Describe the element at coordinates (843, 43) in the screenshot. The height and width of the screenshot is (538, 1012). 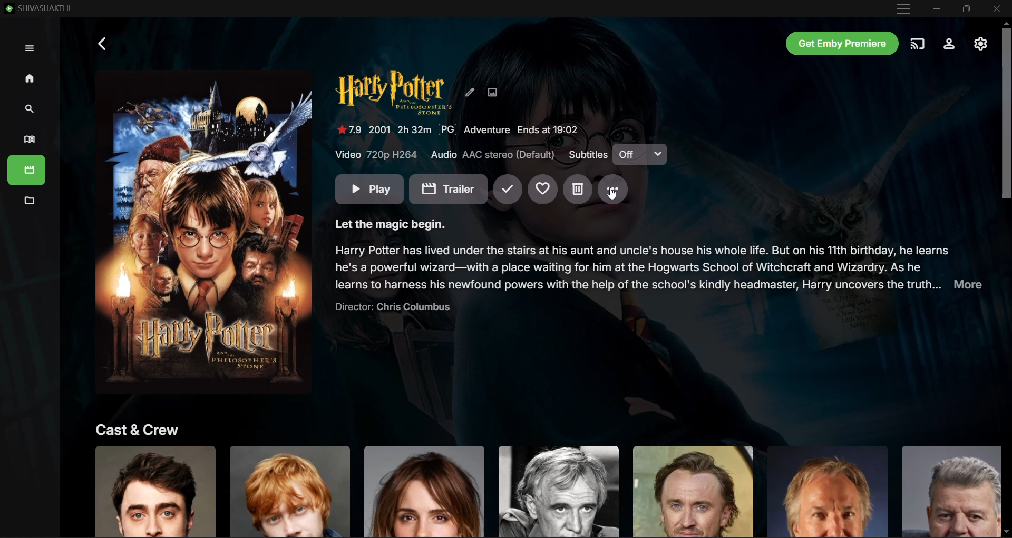
I see `Get Emby Premier` at that location.